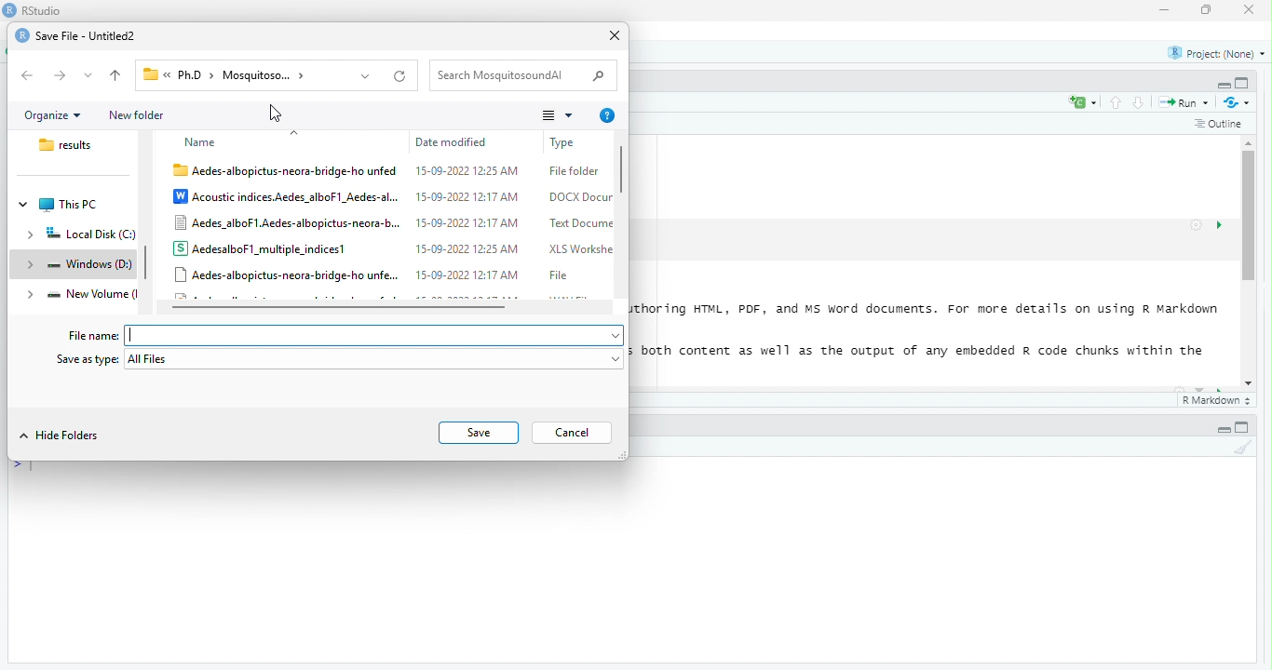 The width and height of the screenshot is (1272, 670). Describe the element at coordinates (69, 145) in the screenshot. I see `results` at that location.